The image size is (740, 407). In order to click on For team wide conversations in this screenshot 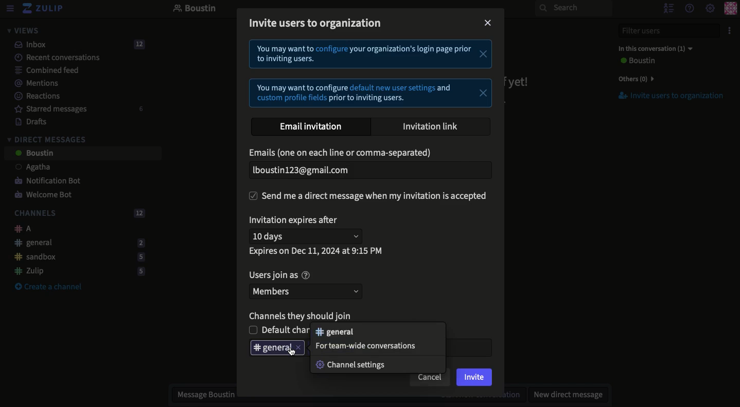, I will do `click(367, 345)`.